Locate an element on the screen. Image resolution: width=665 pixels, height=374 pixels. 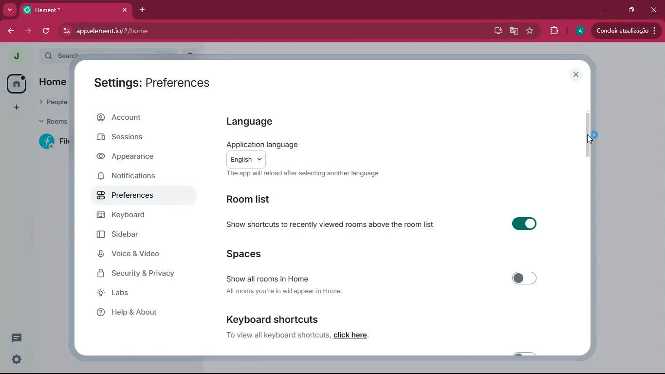
Notifications is located at coordinates (131, 179).